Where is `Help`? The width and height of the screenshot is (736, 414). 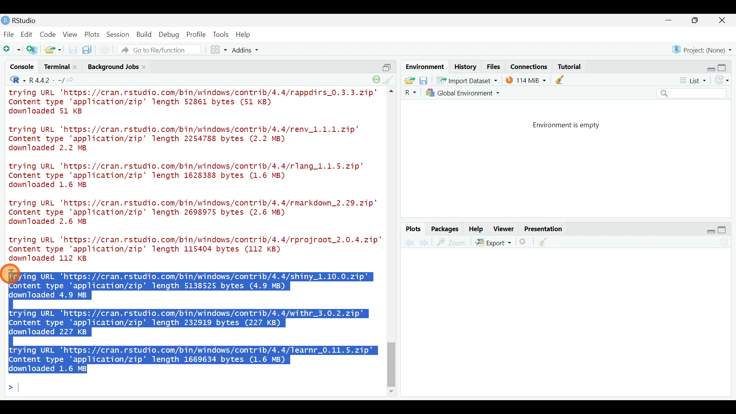 Help is located at coordinates (476, 228).